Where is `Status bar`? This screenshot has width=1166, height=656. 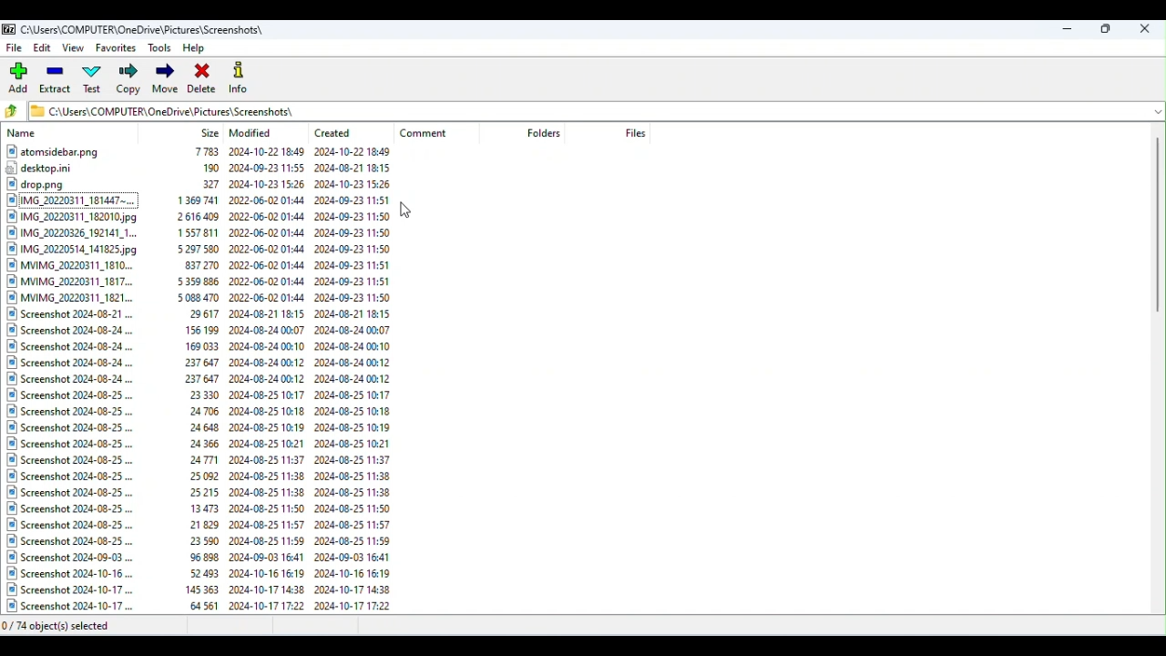
Status bar is located at coordinates (585, 625).